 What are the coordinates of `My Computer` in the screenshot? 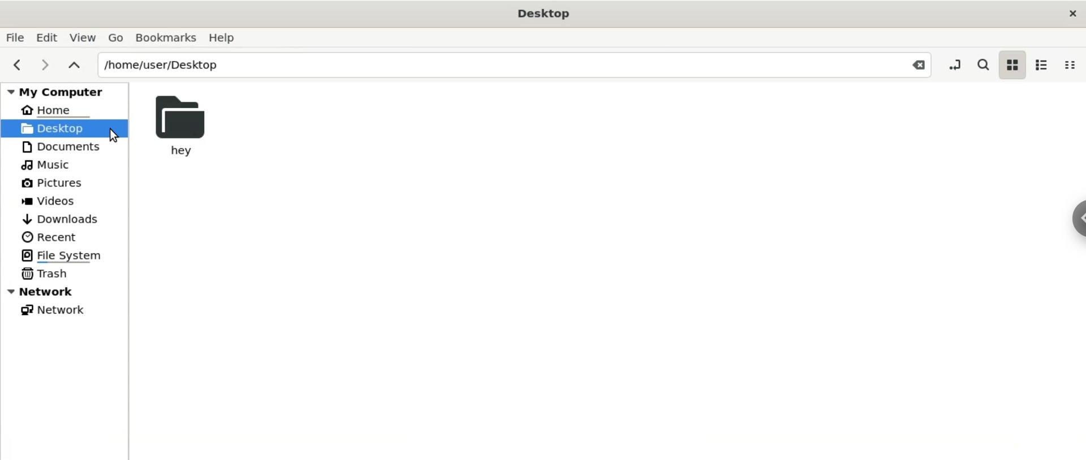 It's located at (59, 92).